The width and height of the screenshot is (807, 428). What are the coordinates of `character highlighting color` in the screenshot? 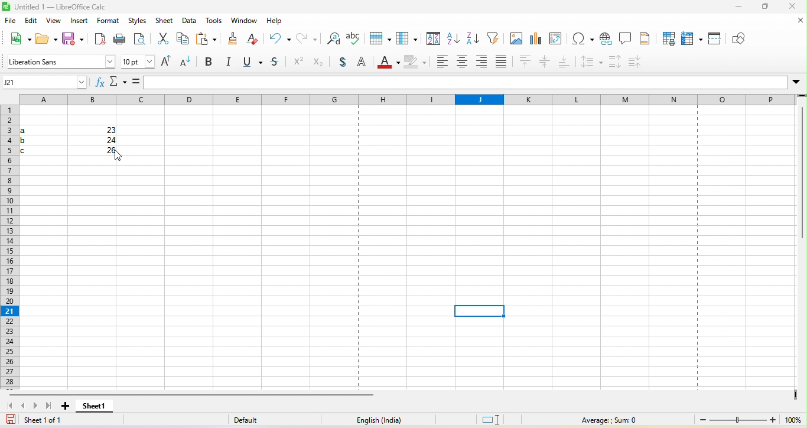 It's located at (414, 62).